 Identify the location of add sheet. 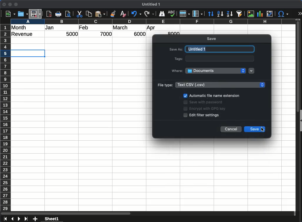
(36, 219).